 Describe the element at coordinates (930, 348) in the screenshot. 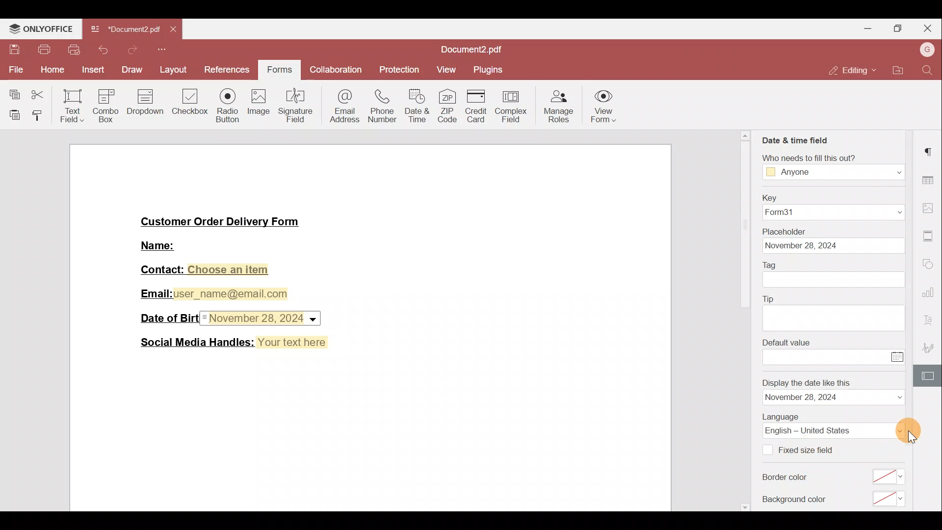

I see `Signature settings` at that location.